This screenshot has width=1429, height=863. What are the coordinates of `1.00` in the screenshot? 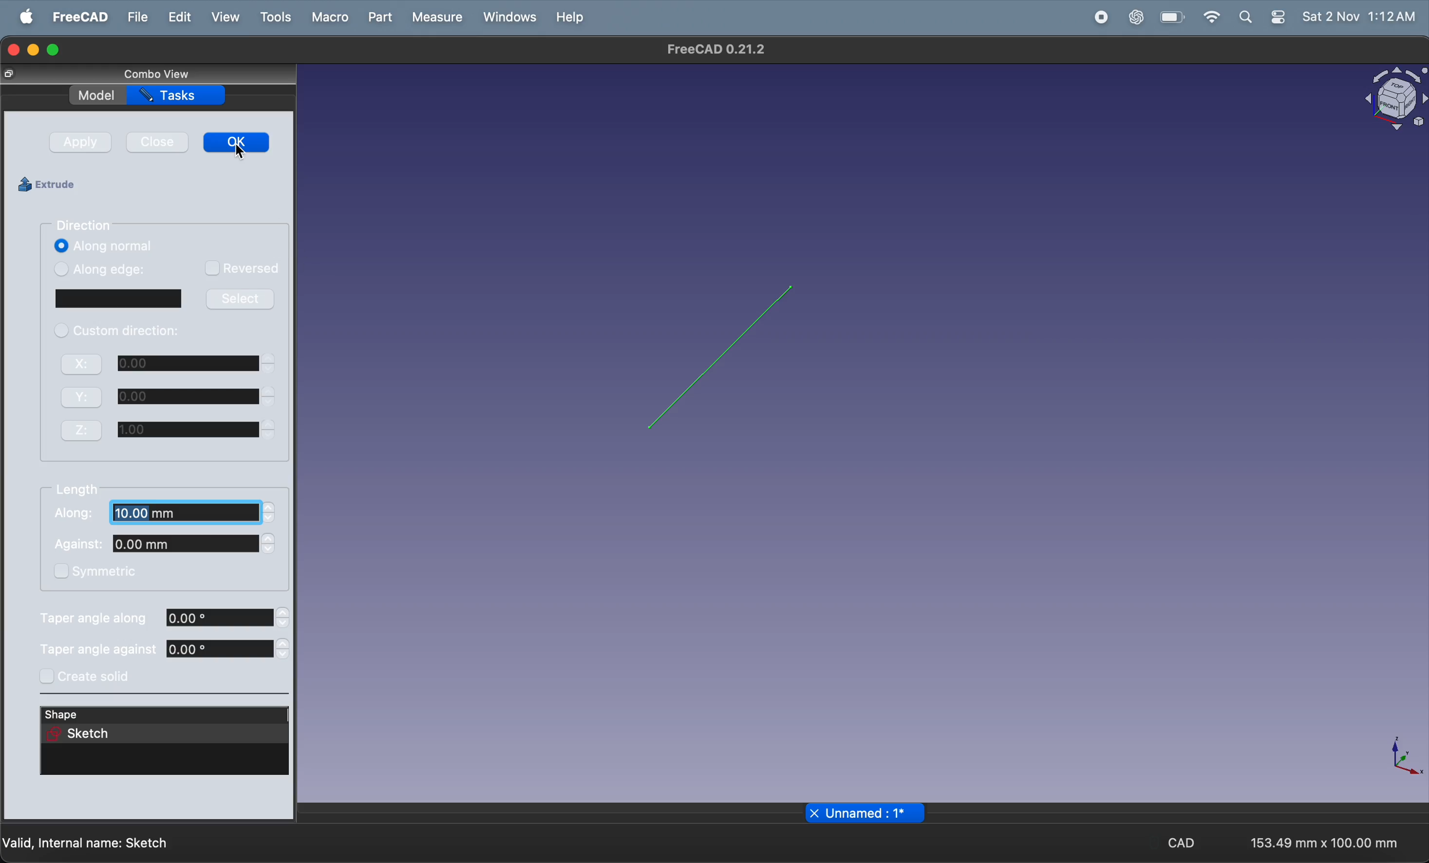 It's located at (191, 430).